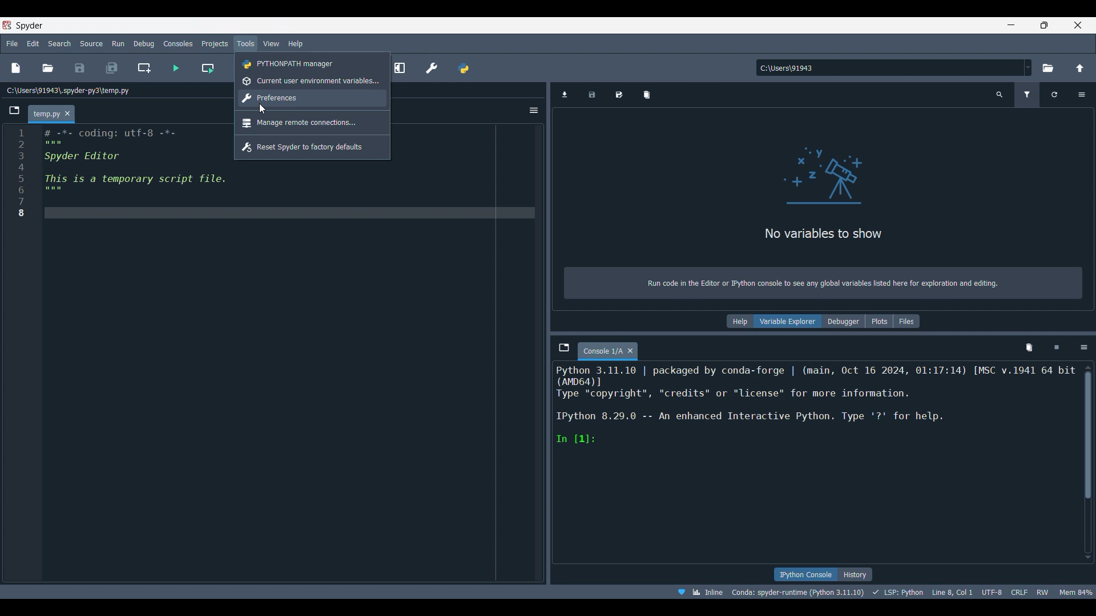 Image resolution: width=1096 pixels, height=616 pixels. I want to click on Maximize current pane, so click(400, 67).